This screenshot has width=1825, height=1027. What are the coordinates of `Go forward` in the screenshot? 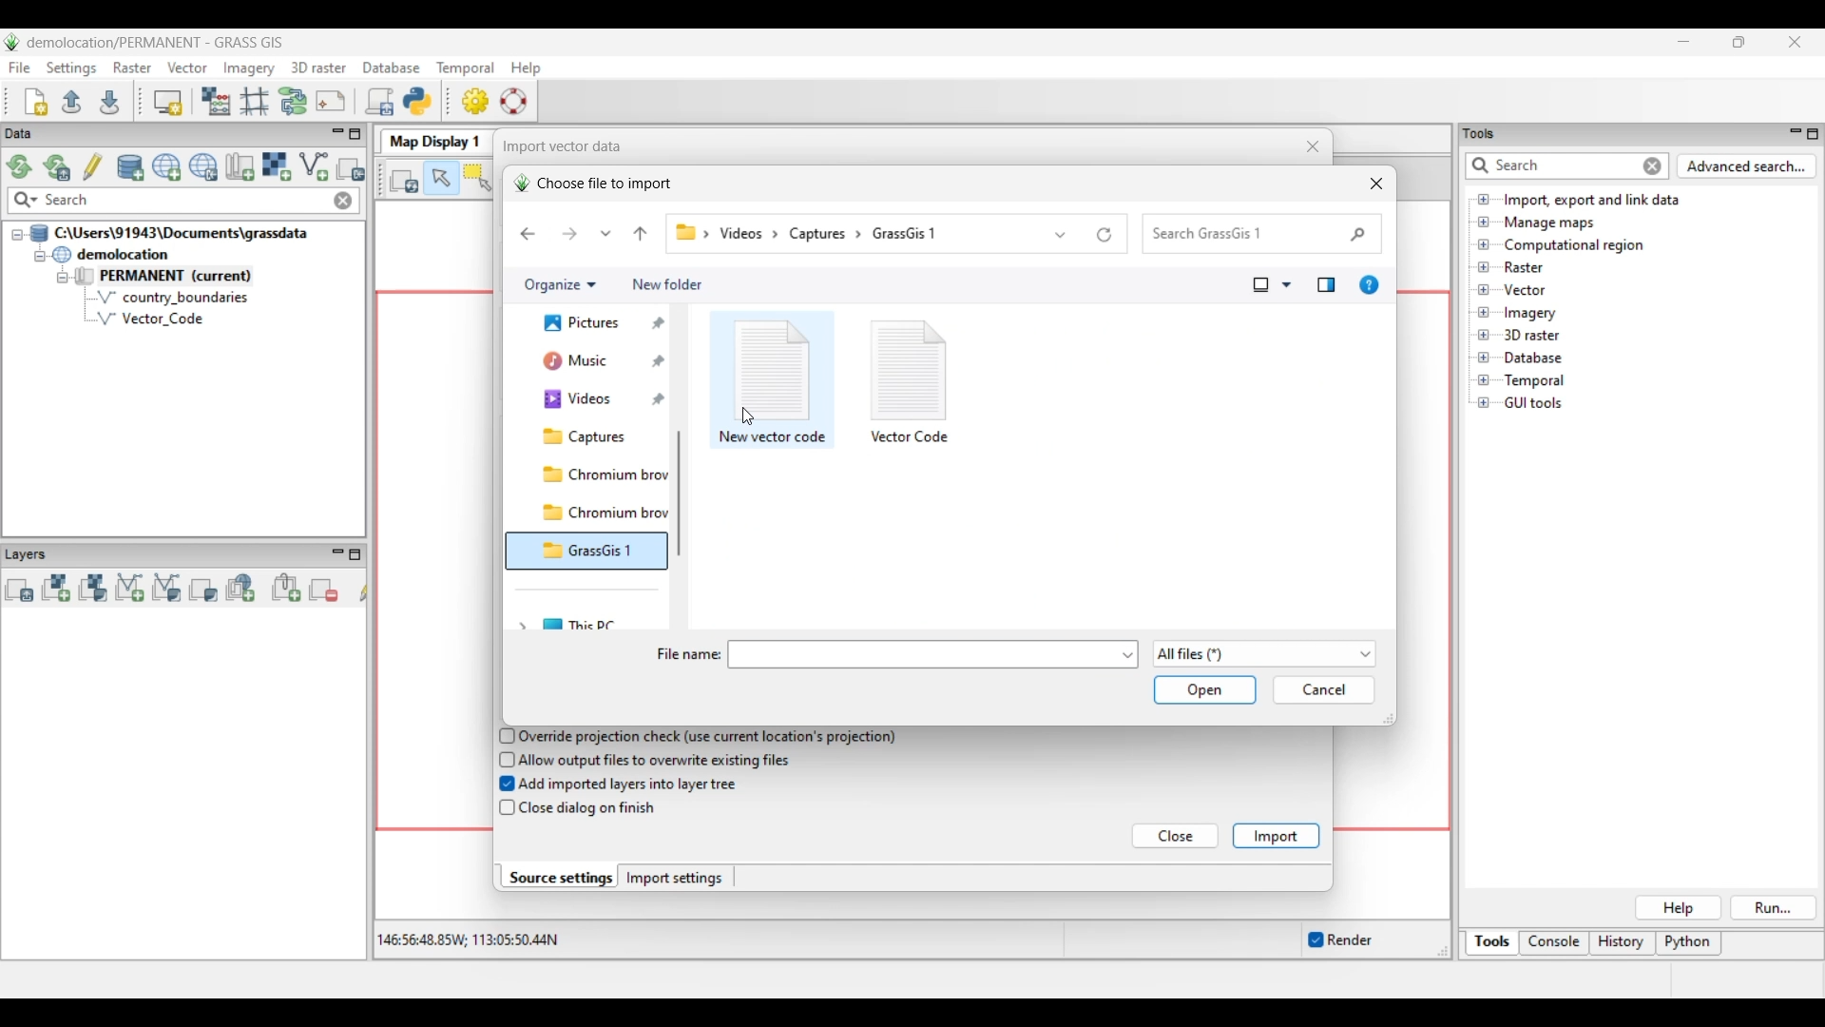 It's located at (569, 233).